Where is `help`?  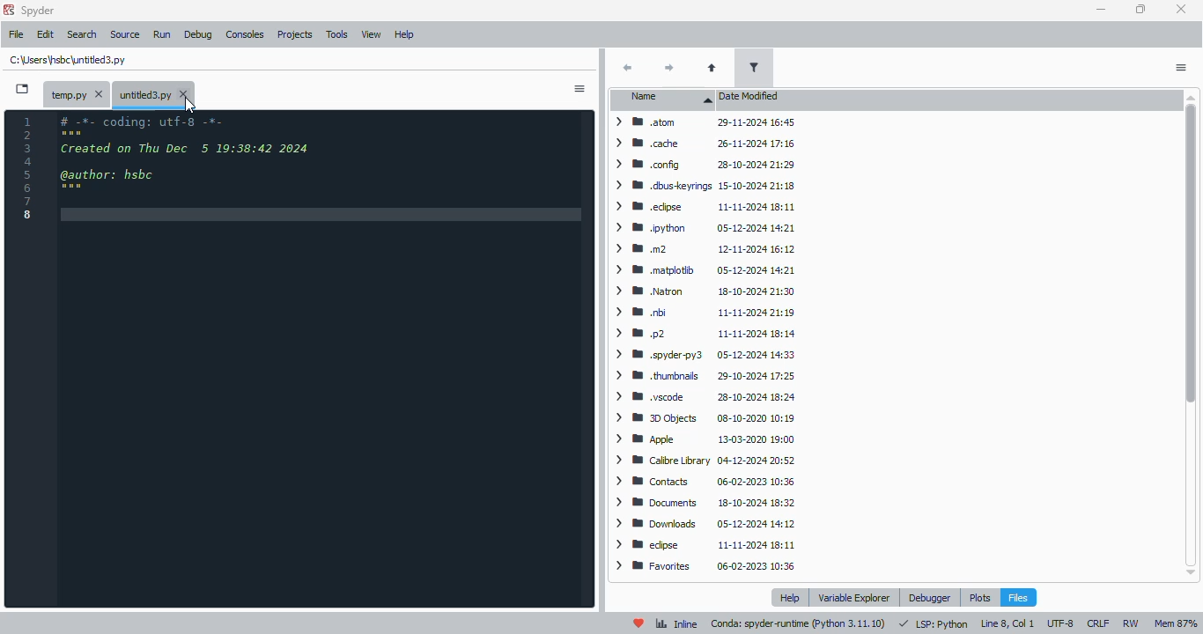 help is located at coordinates (404, 35).